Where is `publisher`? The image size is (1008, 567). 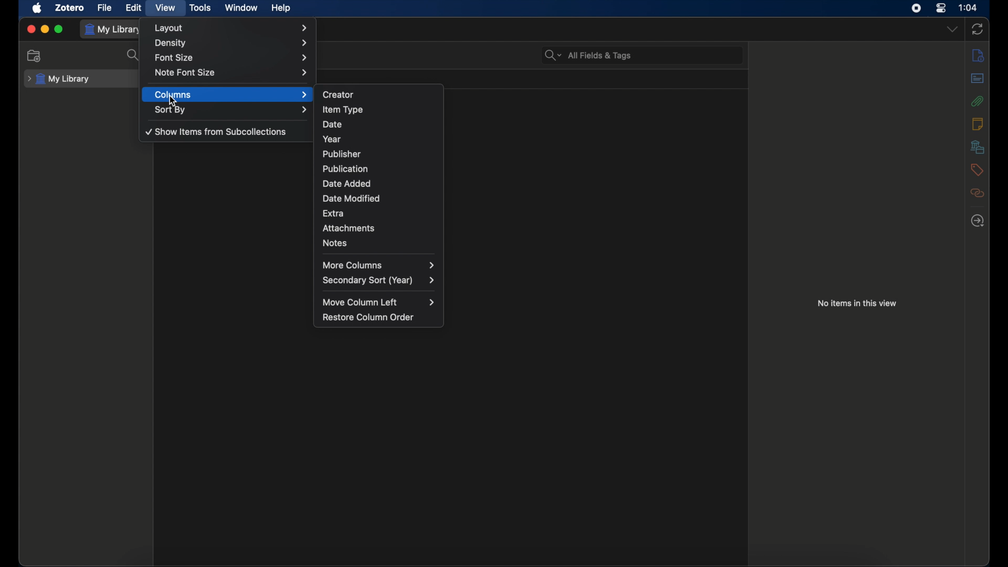 publisher is located at coordinates (341, 154).